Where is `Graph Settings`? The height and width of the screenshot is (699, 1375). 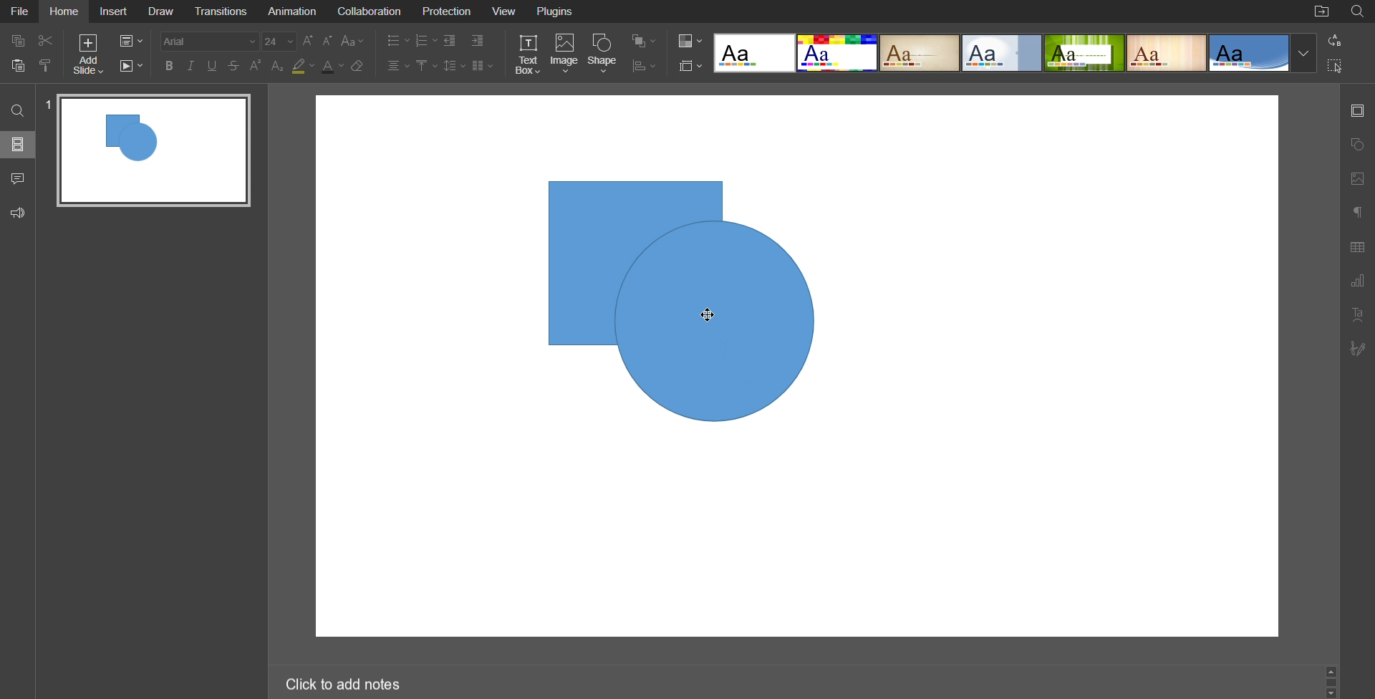
Graph Settings is located at coordinates (1358, 281).